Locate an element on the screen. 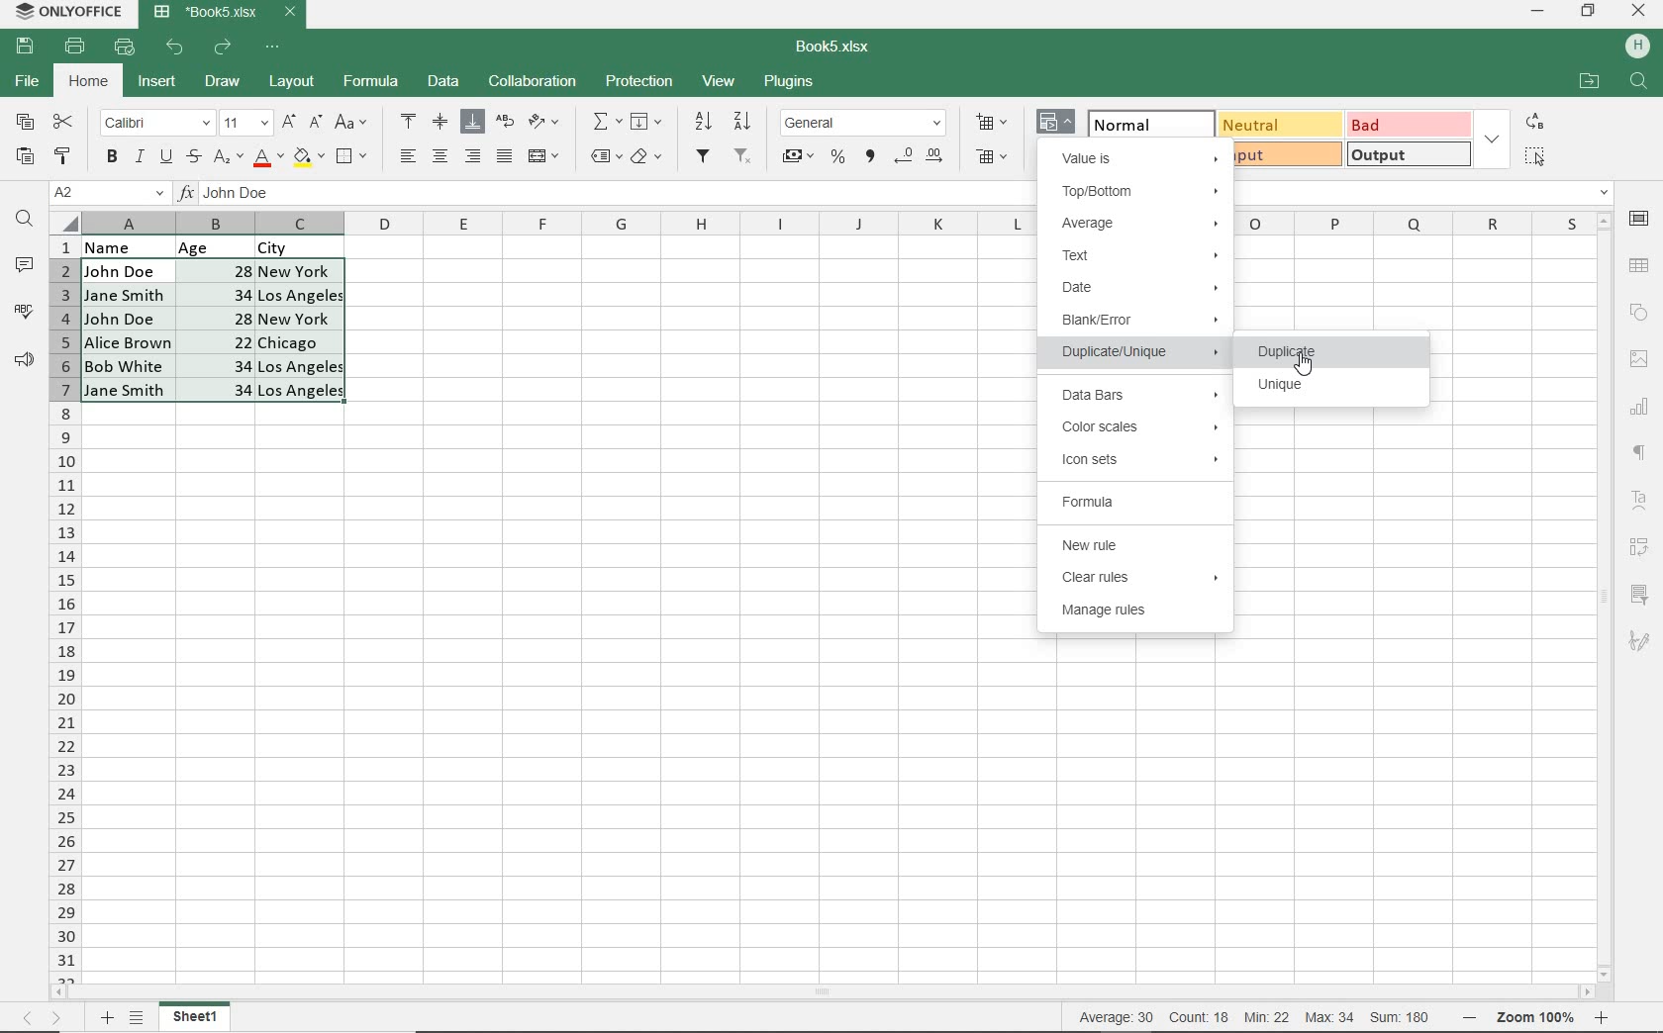 This screenshot has width=1663, height=1033. CELLS SELECTED is located at coordinates (215, 330).